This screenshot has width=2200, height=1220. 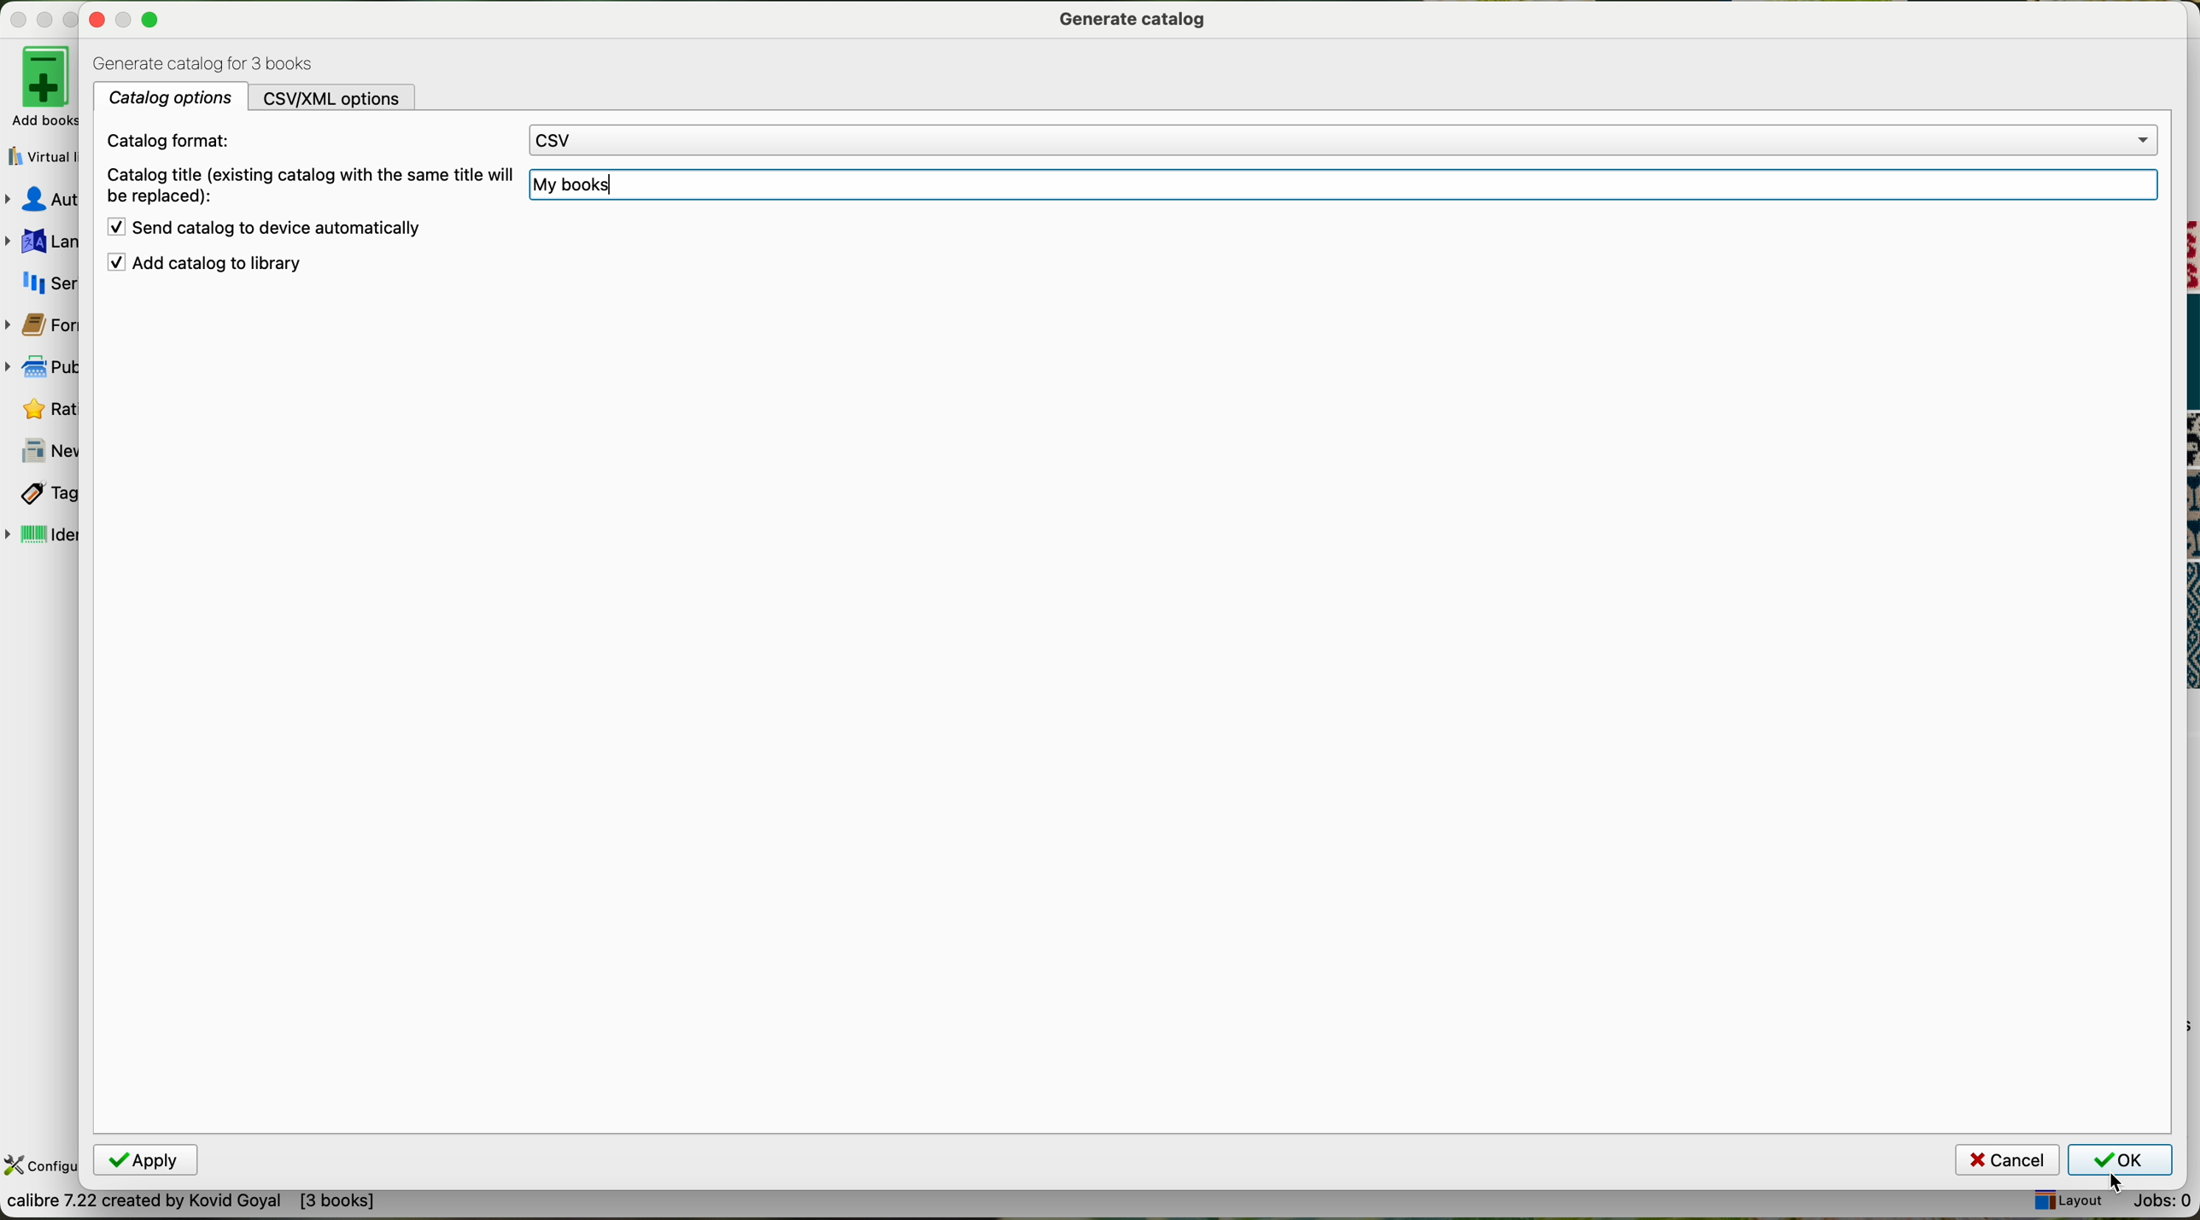 I want to click on add books, so click(x=36, y=89).